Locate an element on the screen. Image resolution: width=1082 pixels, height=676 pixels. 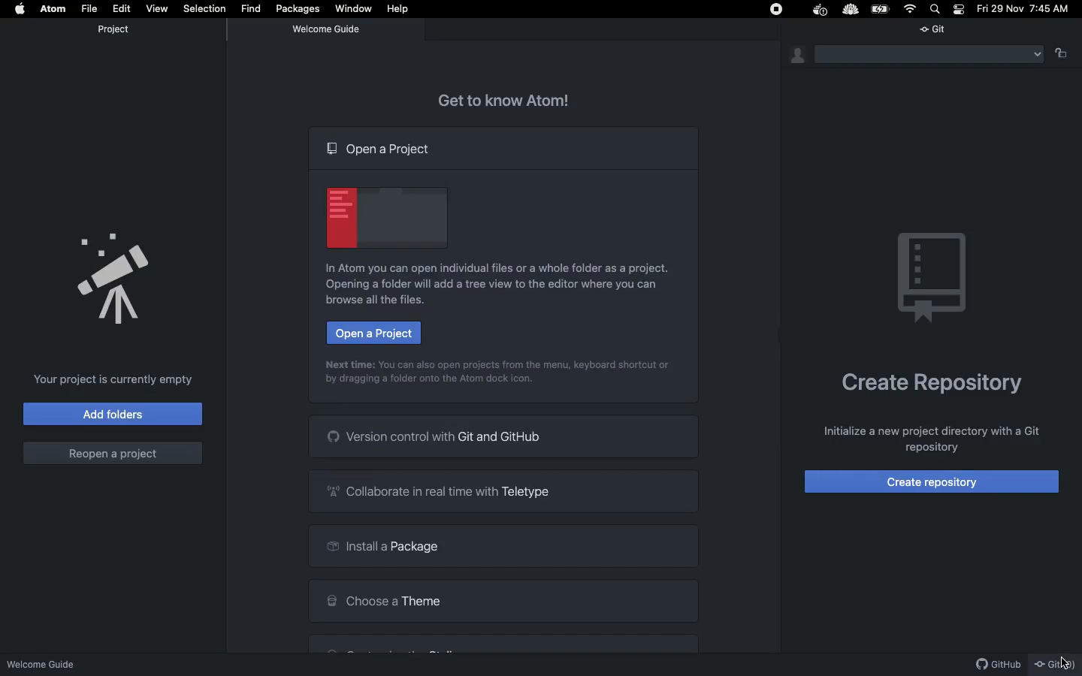
Find is located at coordinates (252, 8).